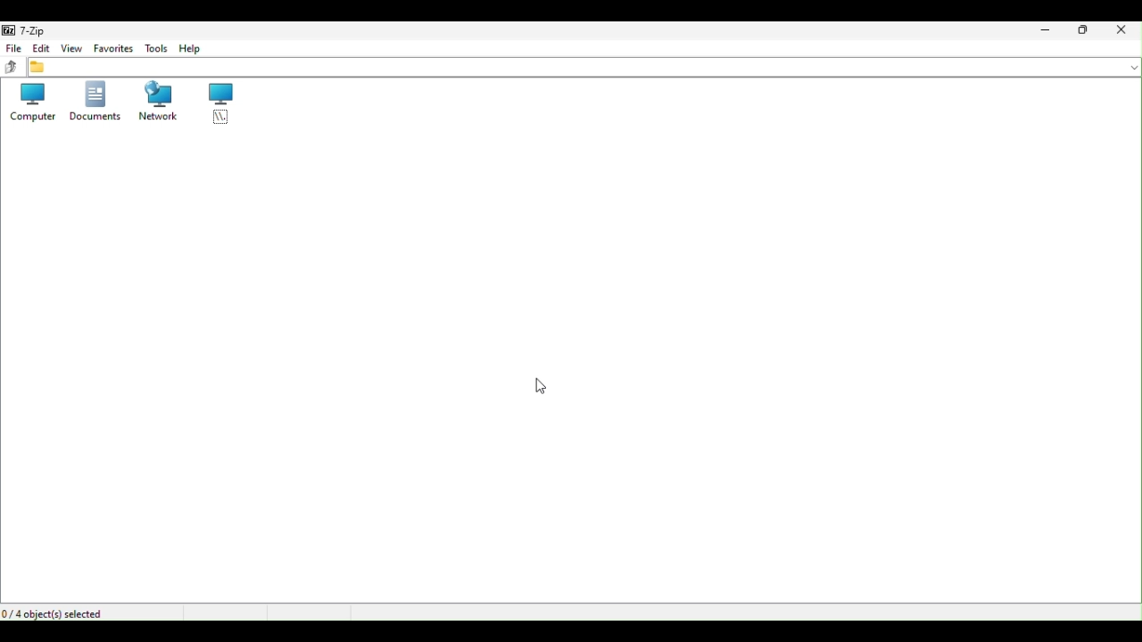  What do you see at coordinates (543, 385) in the screenshot?
I see `Mouse` at bounding box center [543, 385].